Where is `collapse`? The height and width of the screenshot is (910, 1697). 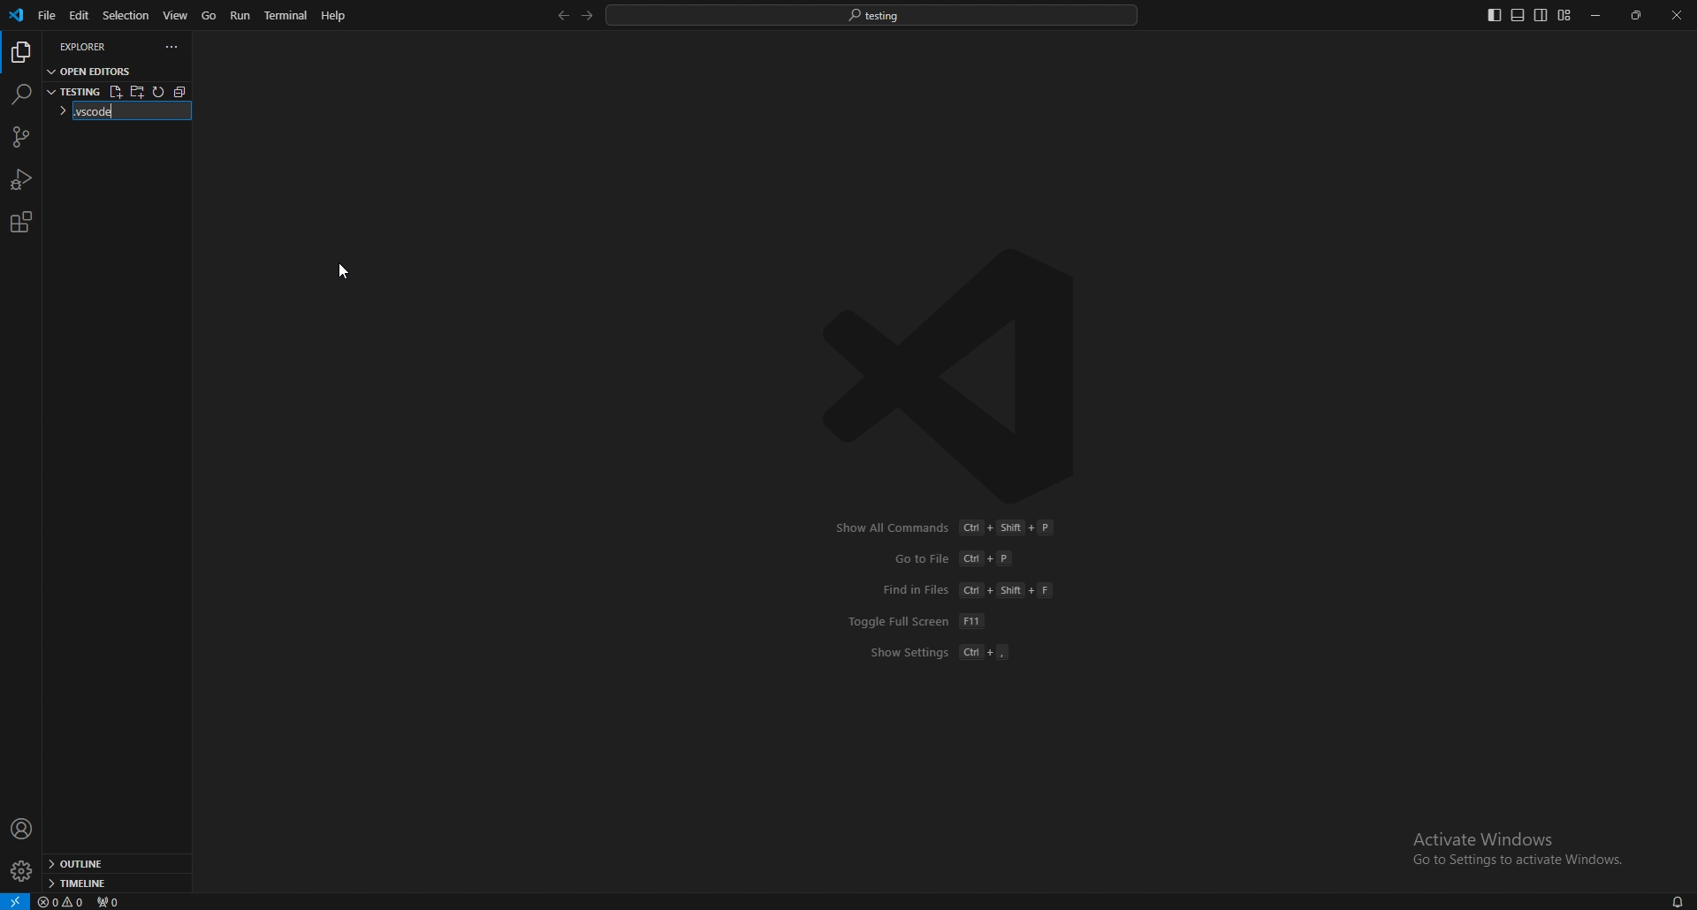 collapse is located at coordinates (185, 91).